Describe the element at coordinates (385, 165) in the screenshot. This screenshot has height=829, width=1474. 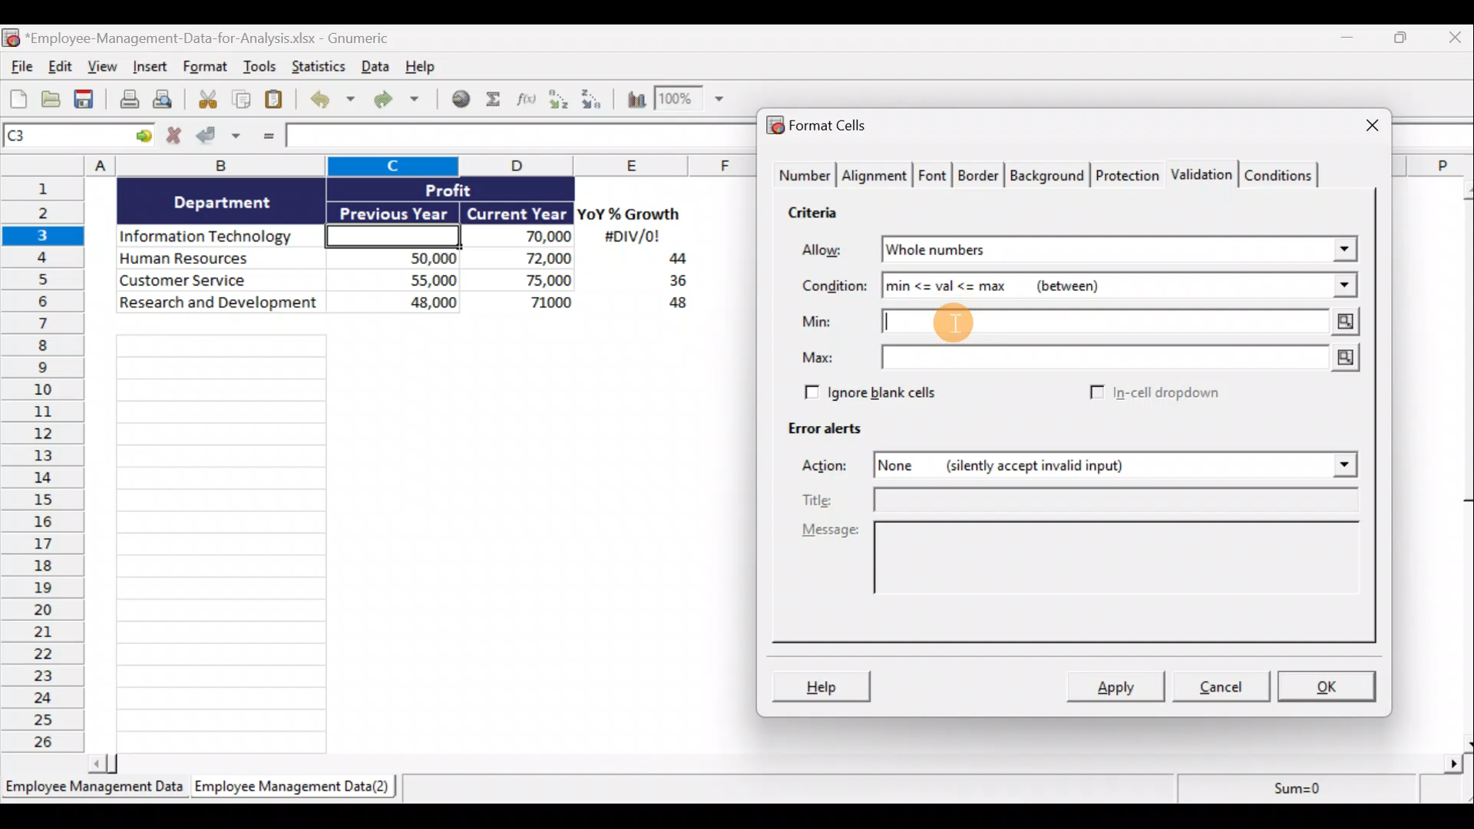
I see `Columns` at that location.